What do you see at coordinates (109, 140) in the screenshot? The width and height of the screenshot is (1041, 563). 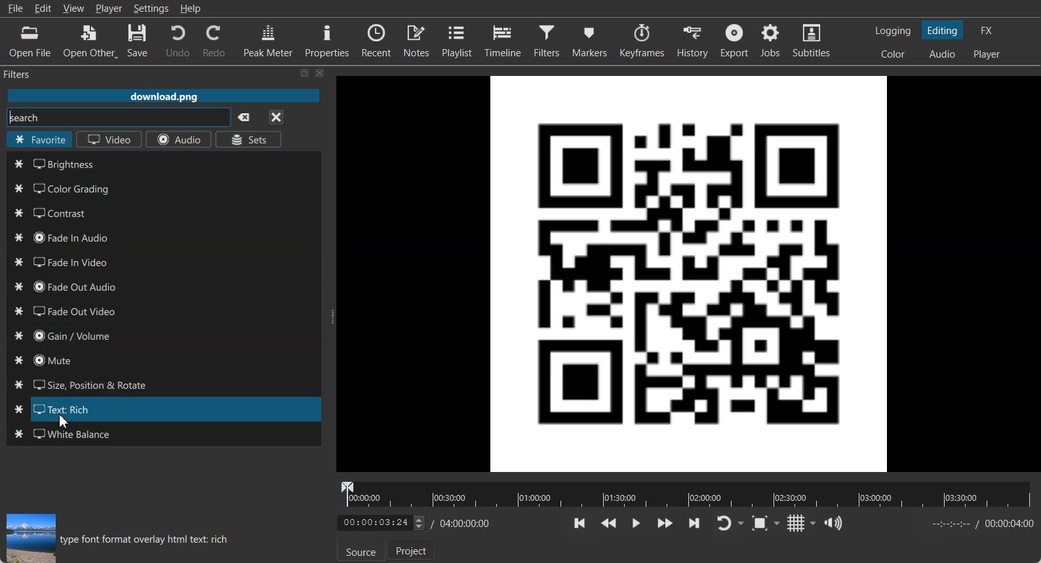 I see `Video` at bounding box center [109, 140].